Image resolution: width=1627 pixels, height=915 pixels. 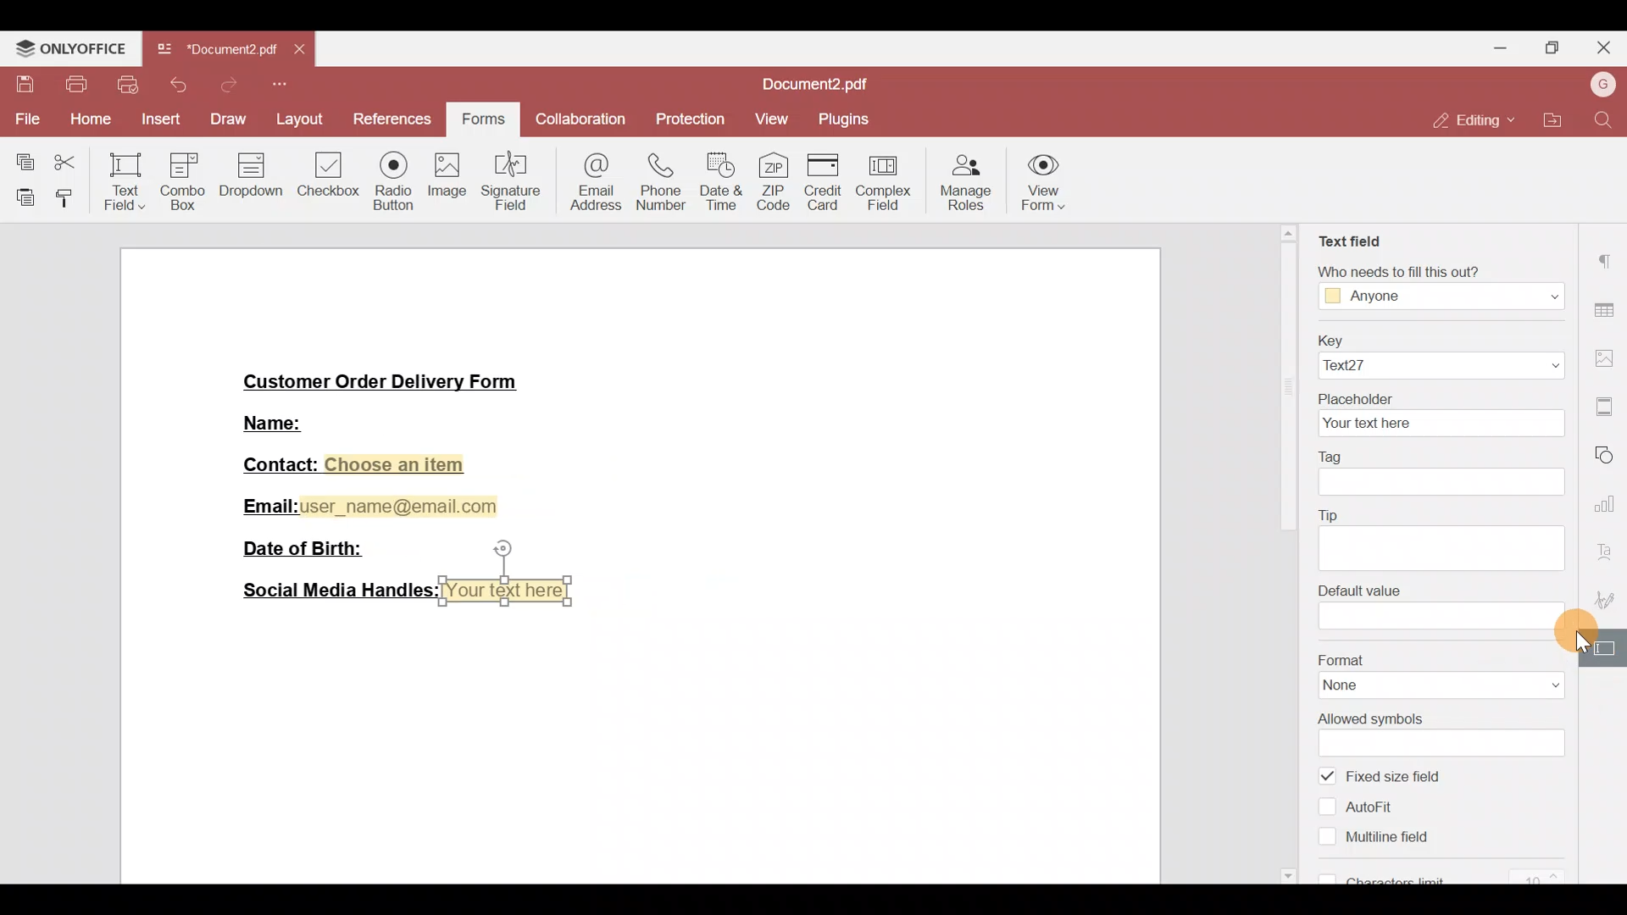 What do you see at coordinates (88, 120) in the screenshot?
I see `Home` at bounding box center [88, 120].